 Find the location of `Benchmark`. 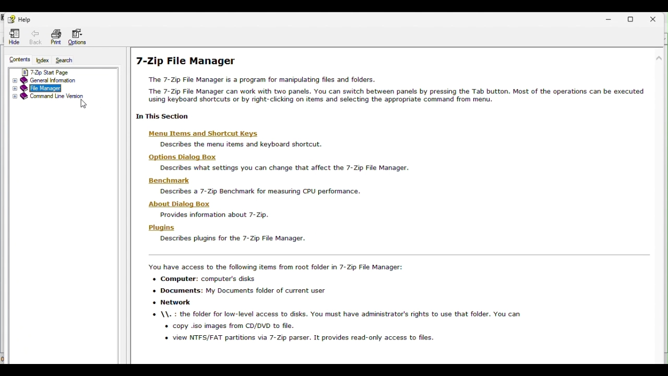

Benchmark is located at coordinates (172, 180).